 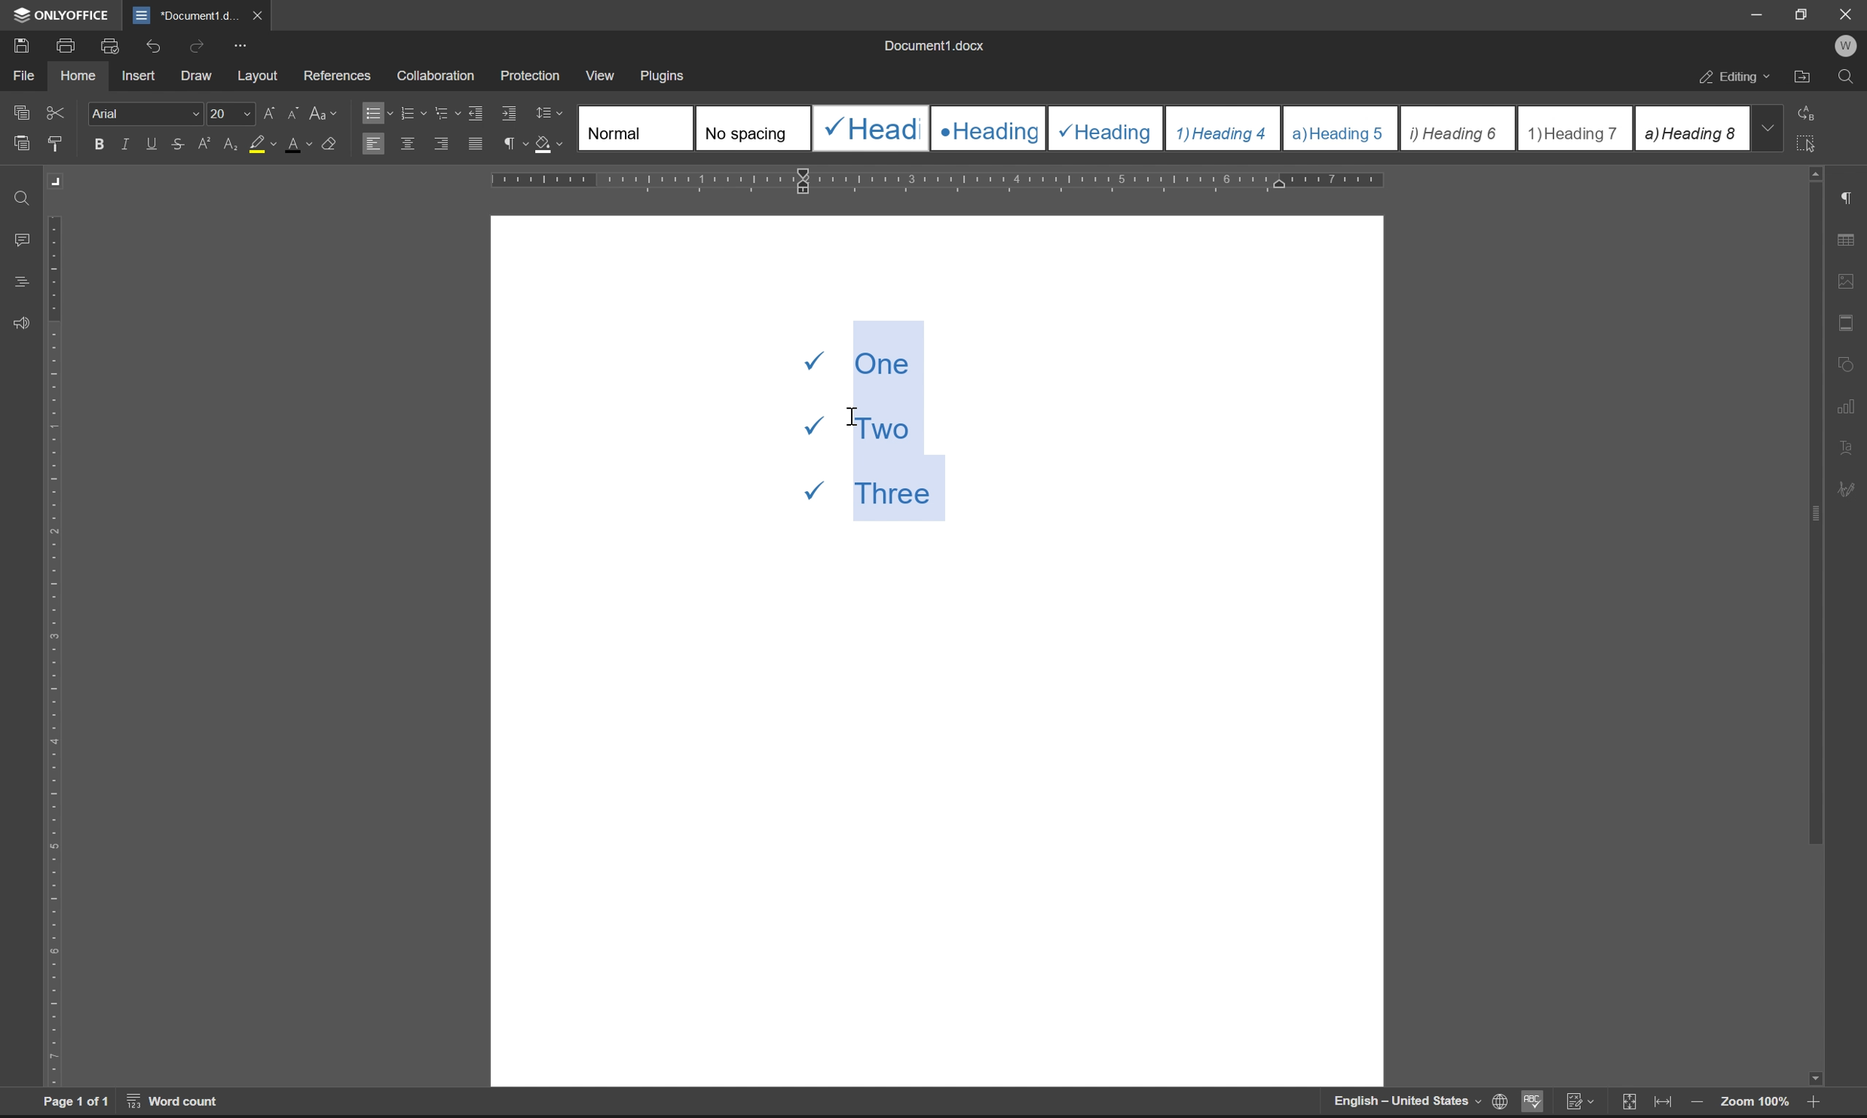 I want to click on find, so click(x=1846, y=78).